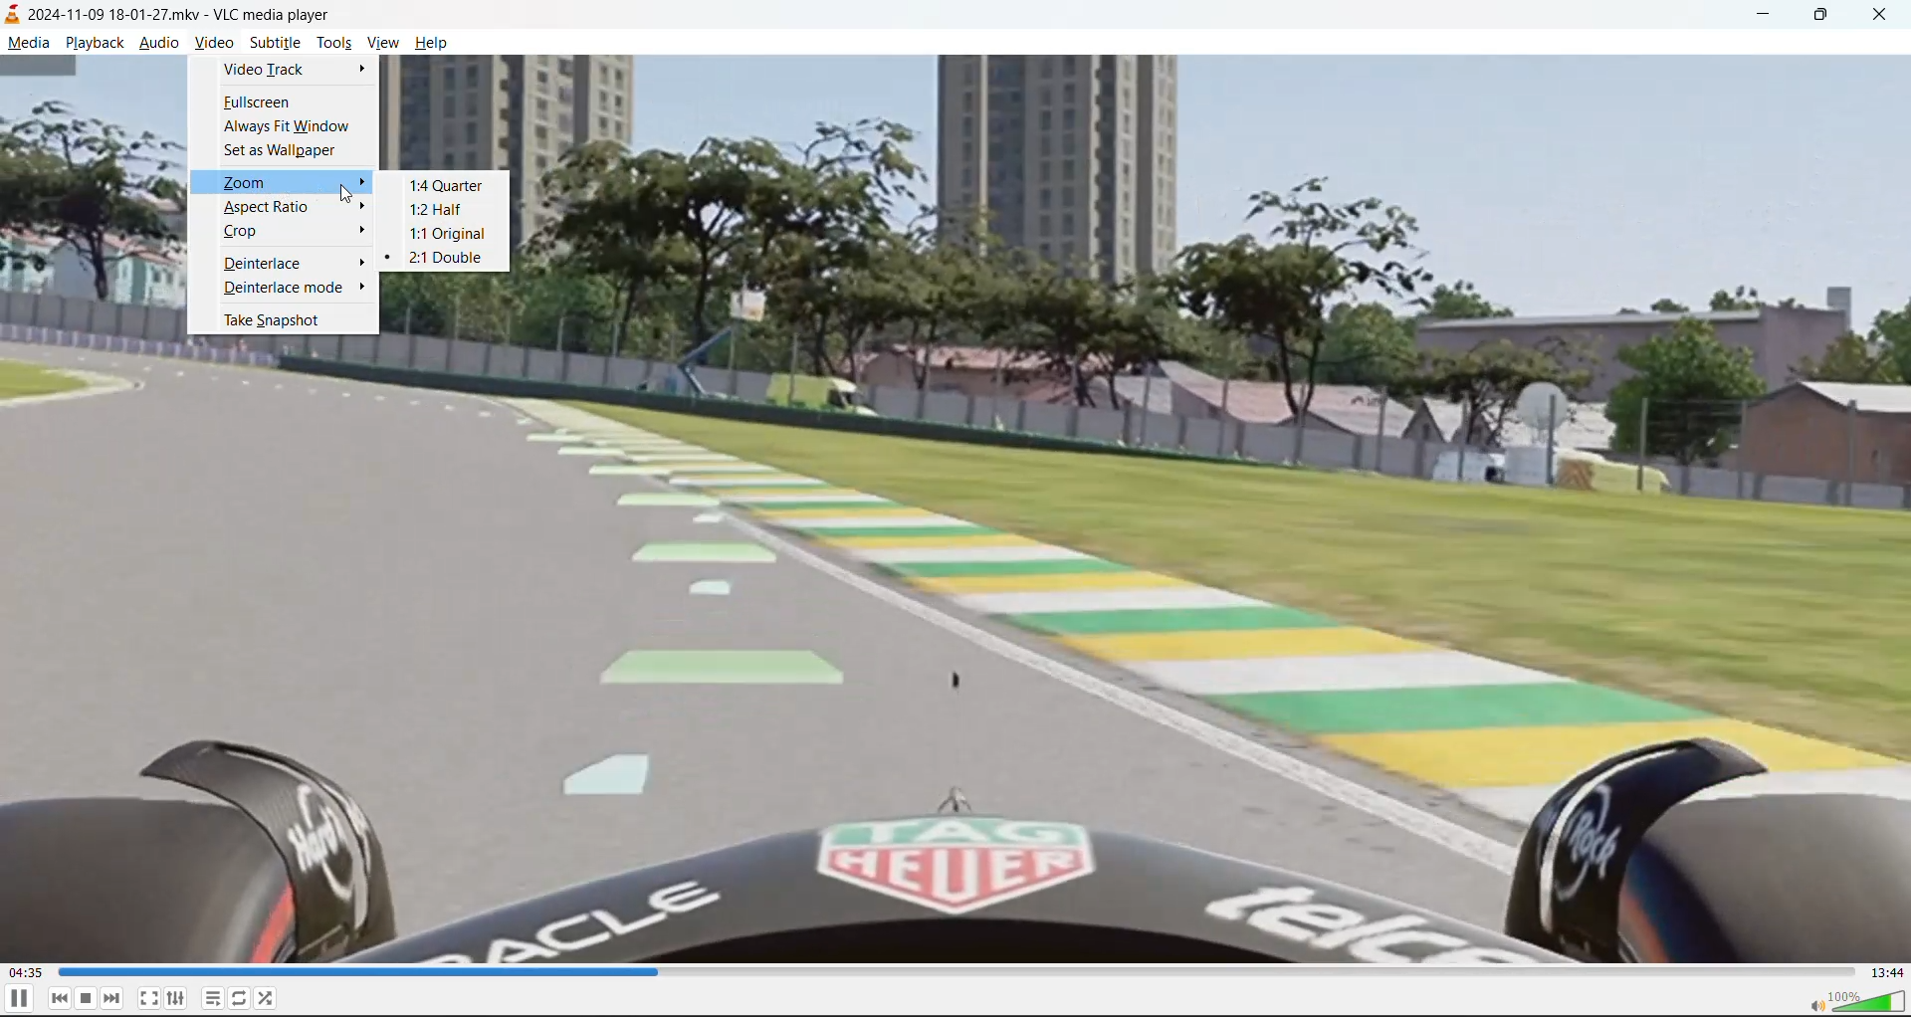  What do you see at coordinates (251, 234) in the screenshot?
I see `crop` at bounding box center [251, 234].